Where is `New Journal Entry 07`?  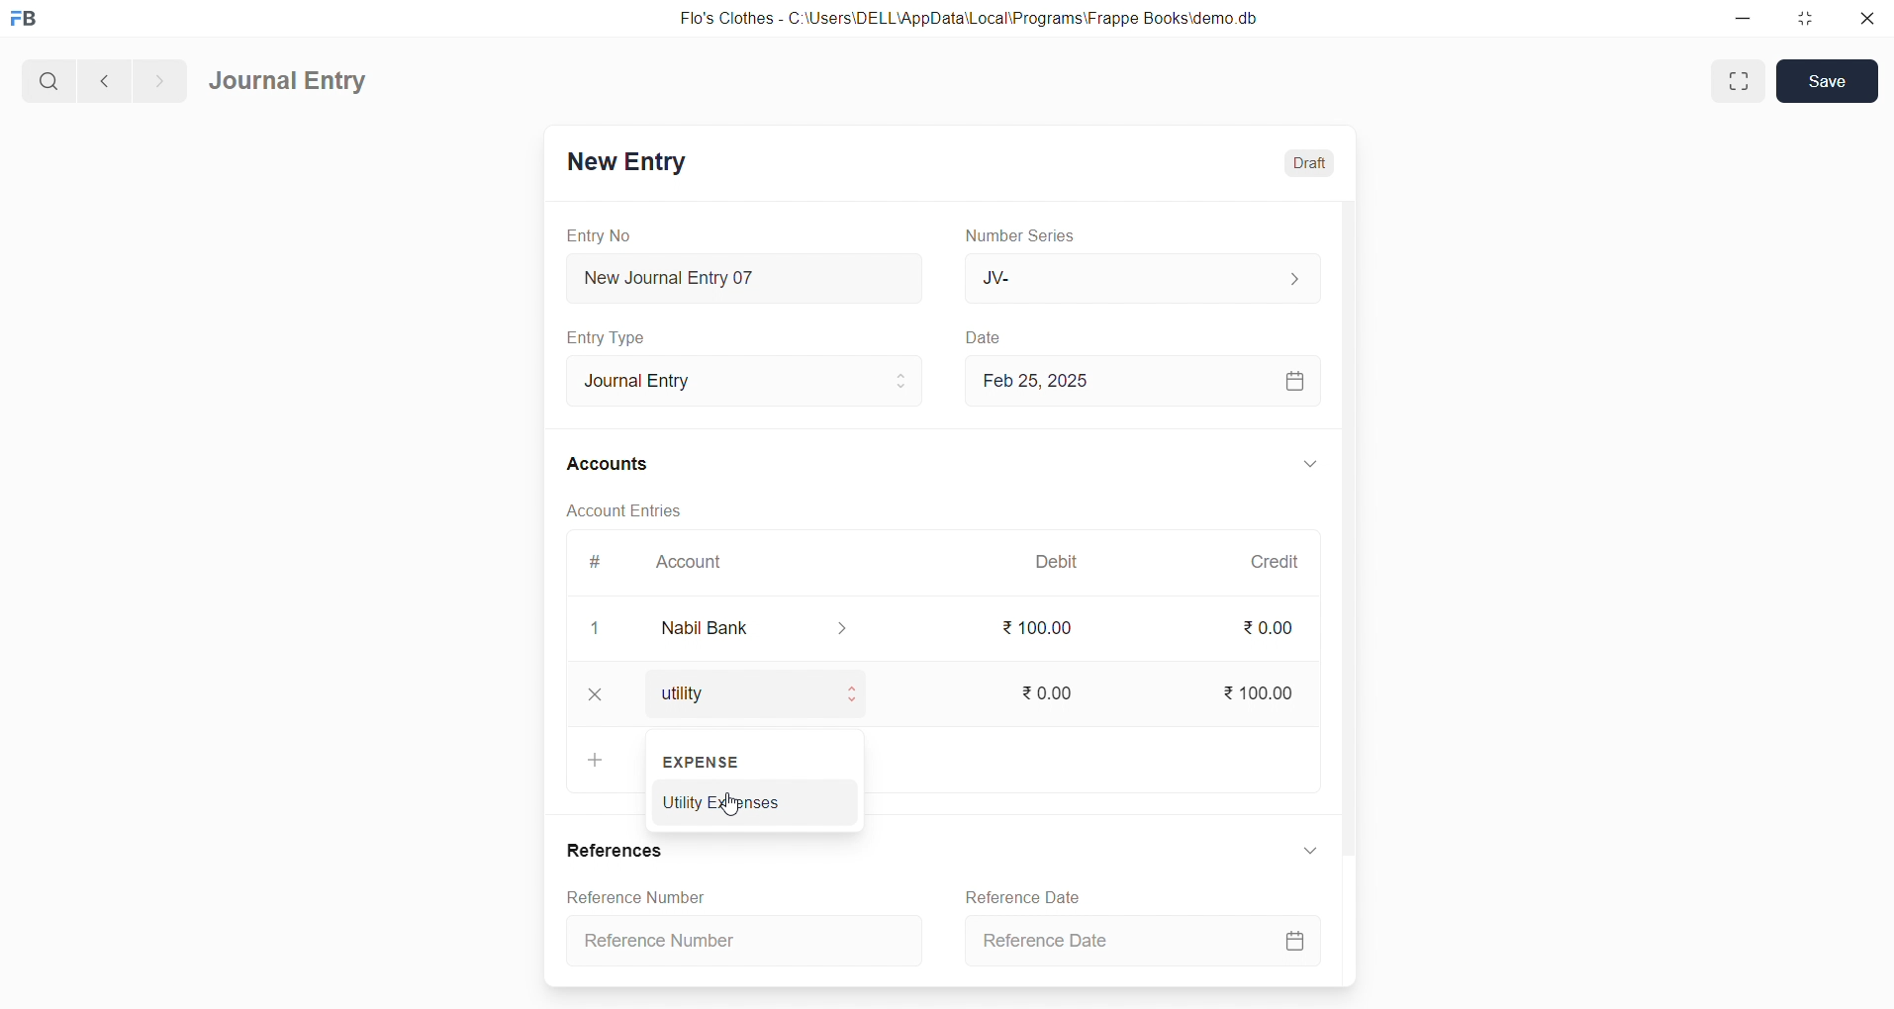 New Journal Entry 07 is located at coordinates (736, 273).